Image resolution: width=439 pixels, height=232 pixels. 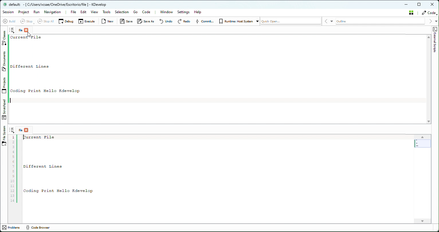 What do you see at coordinates (428, 121) in the screenshot?
I see `Scroll down` at bounding box center [428, 121].